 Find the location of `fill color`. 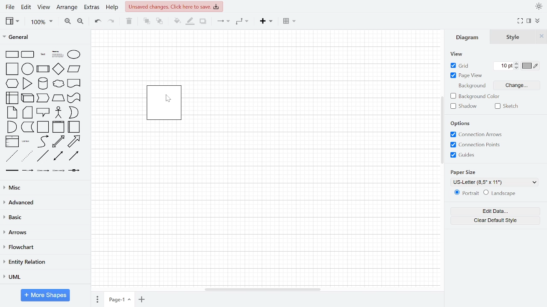

fill color is located at coordinates (176, 20).